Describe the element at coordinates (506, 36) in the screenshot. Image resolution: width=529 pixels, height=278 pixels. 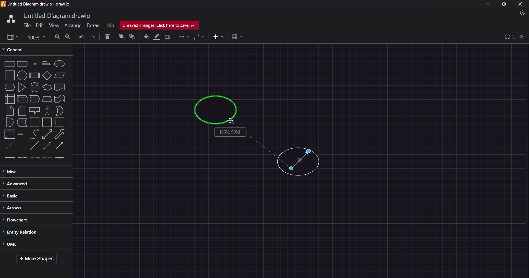
I see `view full screen` at that location.